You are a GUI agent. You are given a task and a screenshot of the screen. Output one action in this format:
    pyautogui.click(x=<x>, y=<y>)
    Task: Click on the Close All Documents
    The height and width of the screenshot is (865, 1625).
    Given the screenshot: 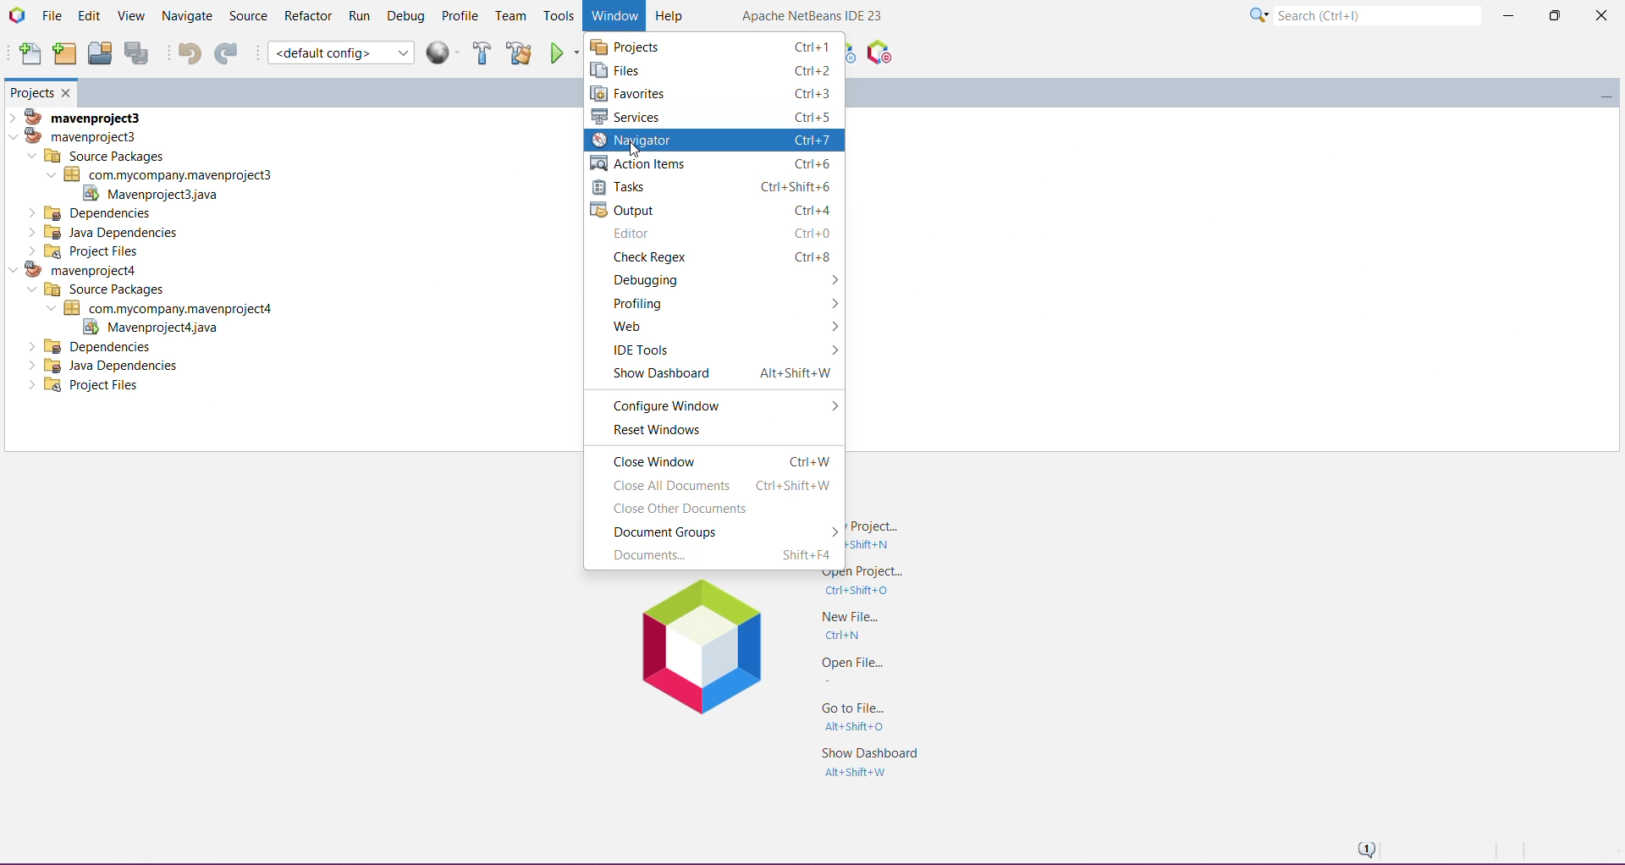 What is the action you would take?
    pyautogui.click(x=715, y=485)
    